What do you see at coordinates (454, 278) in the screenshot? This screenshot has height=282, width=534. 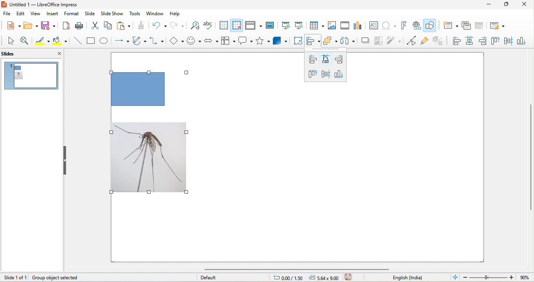 I see `fit slide to current window` at bounding box center [454, 278].